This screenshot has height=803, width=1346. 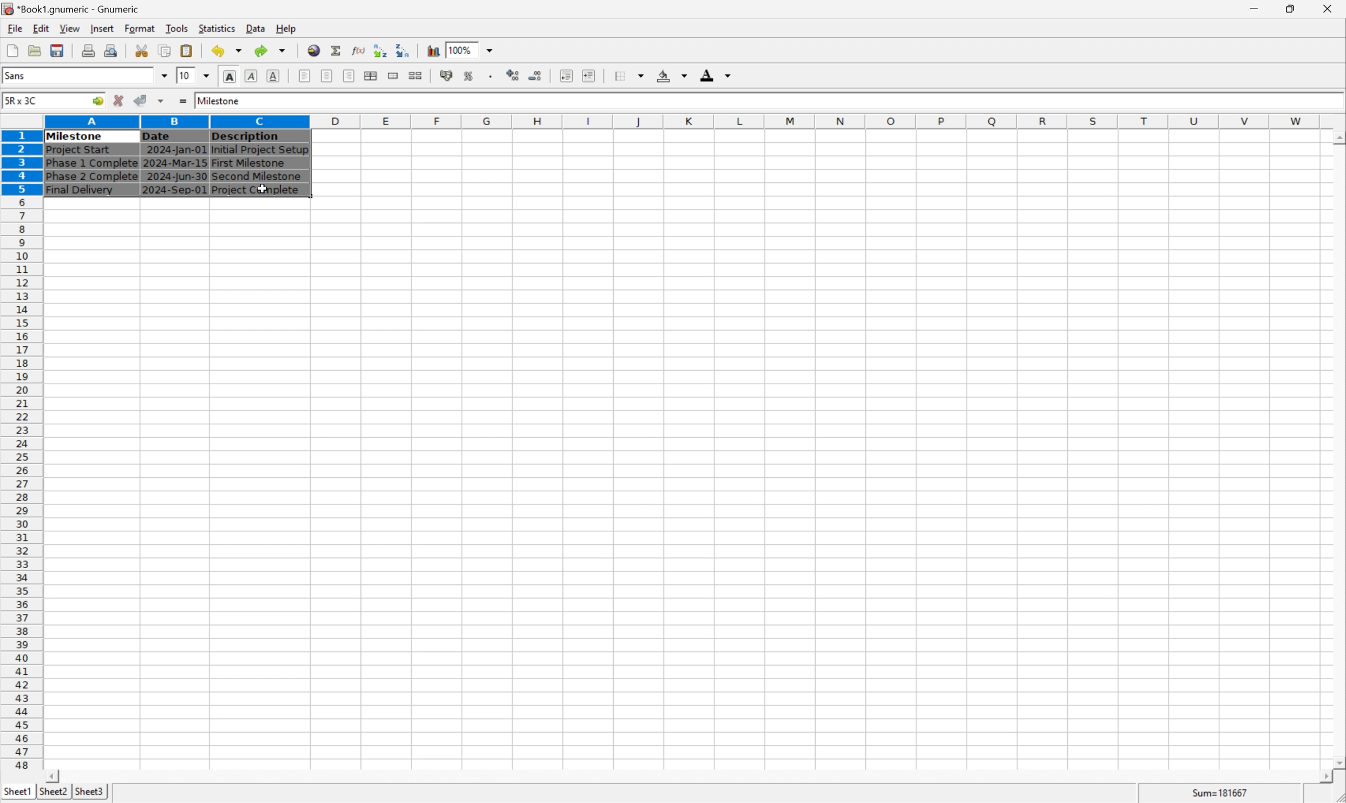 What do you see at coordinates (139, 28) in the screenshot?
I see `format` at bounding box center [139, 28].